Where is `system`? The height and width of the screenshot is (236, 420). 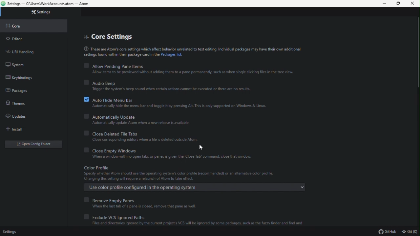
system is located at coordinates (24, 64).